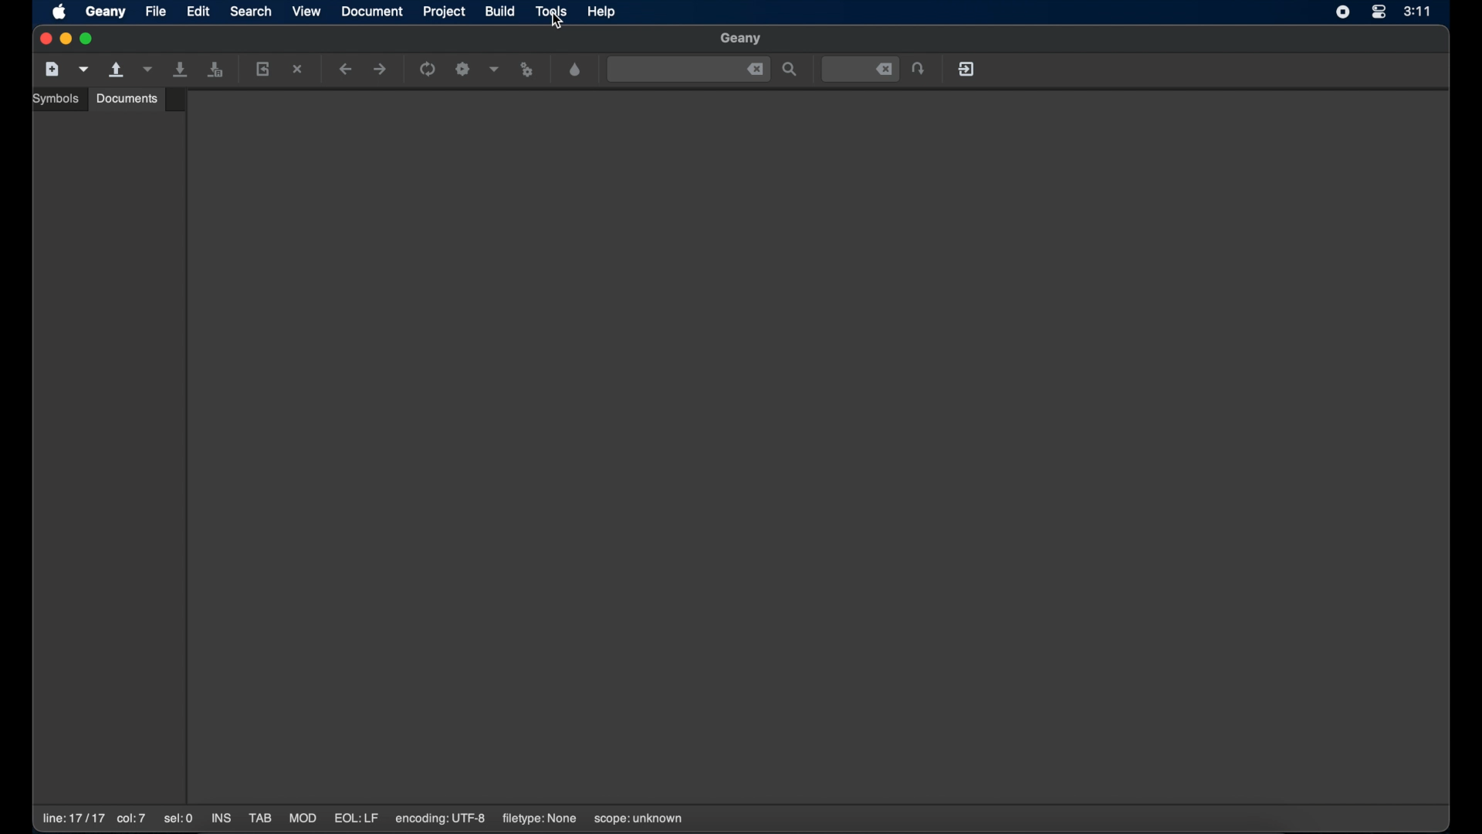 This screenshot has width=1482, height=834. I want to click on filetype: none, so click(539, 819).